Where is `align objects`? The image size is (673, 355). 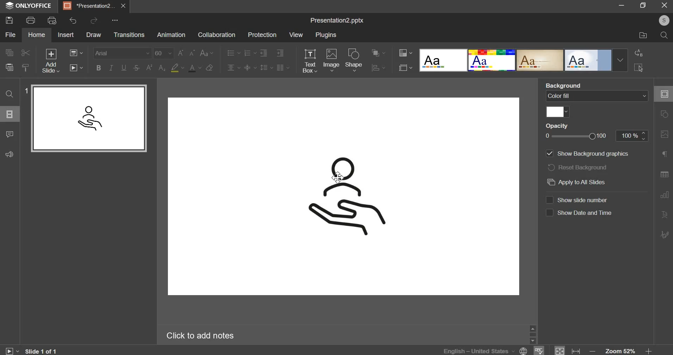
align objects is located at coordinates (380, 69).